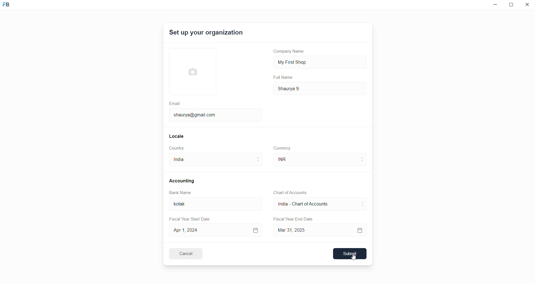  What do you see at coordinates (527, 6) in the screenshot?
I see `close` at bounding box center [527, 6].